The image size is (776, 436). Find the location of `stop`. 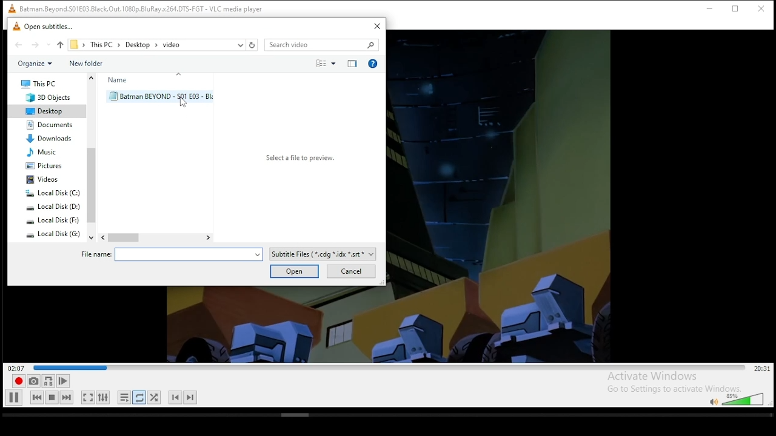

stop is located at coordinates (51, 397).